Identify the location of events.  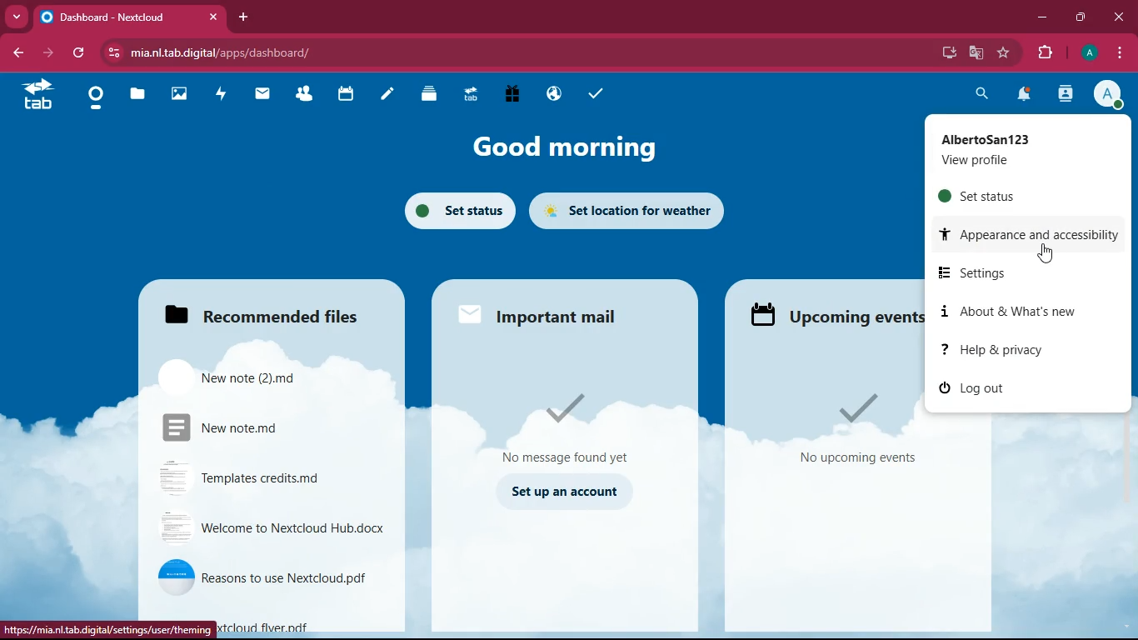
(831, 313).